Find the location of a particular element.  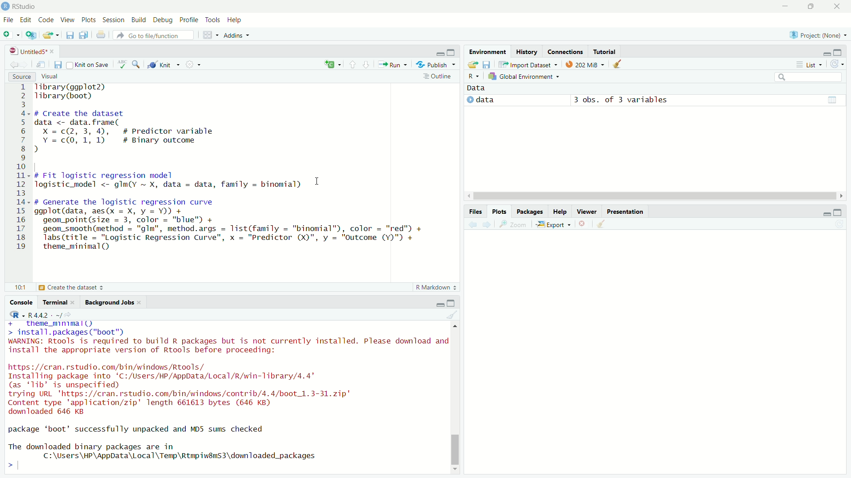

minimize is located at coordinates (826, 214).